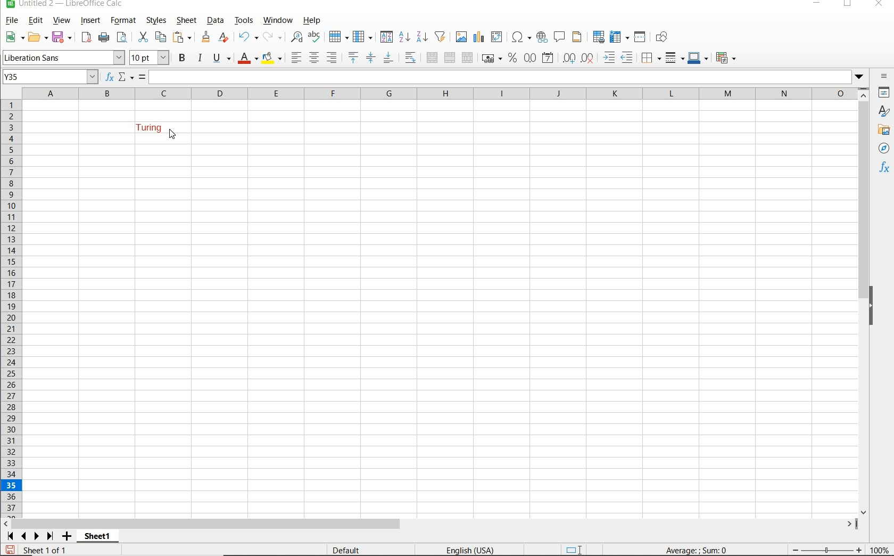 This screenshot has width=894, height=556. Describe the element at coordinates (11, 310) in the screenshot. I see `ROWS` at that location.